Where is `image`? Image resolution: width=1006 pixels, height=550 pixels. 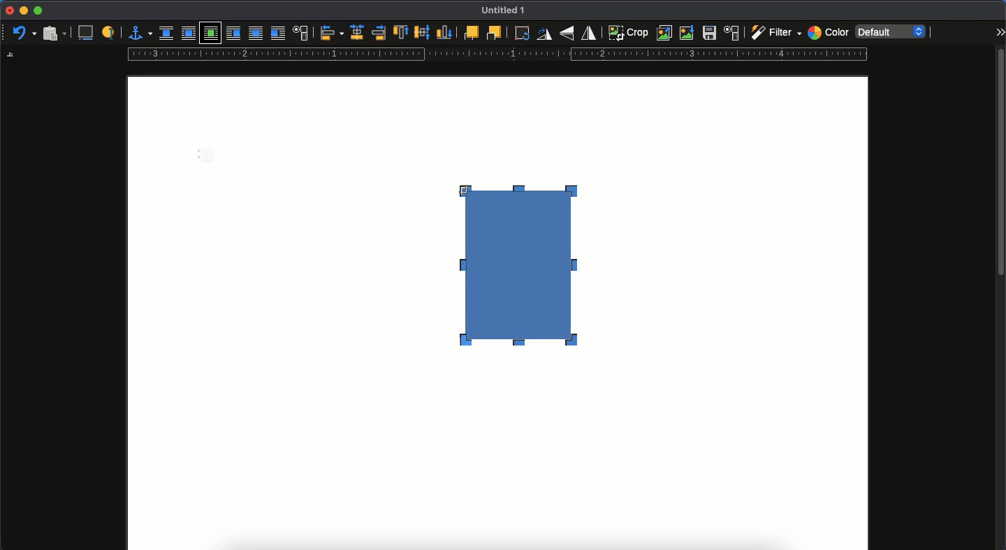 image is located at coordinates (526, 278).